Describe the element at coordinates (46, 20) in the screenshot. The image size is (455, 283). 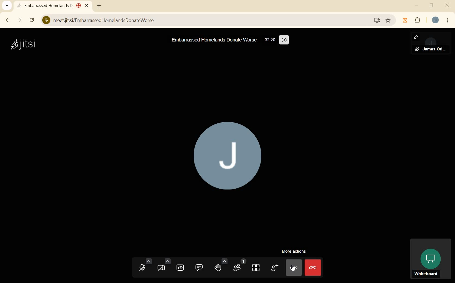
I see `View Site information` at that location.